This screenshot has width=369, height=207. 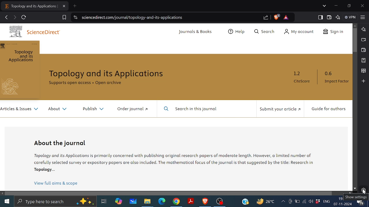 What do you see at coordinates (337, 81) in the screenshot?
I see `Impact Factor` at bounding box center [337, 81].